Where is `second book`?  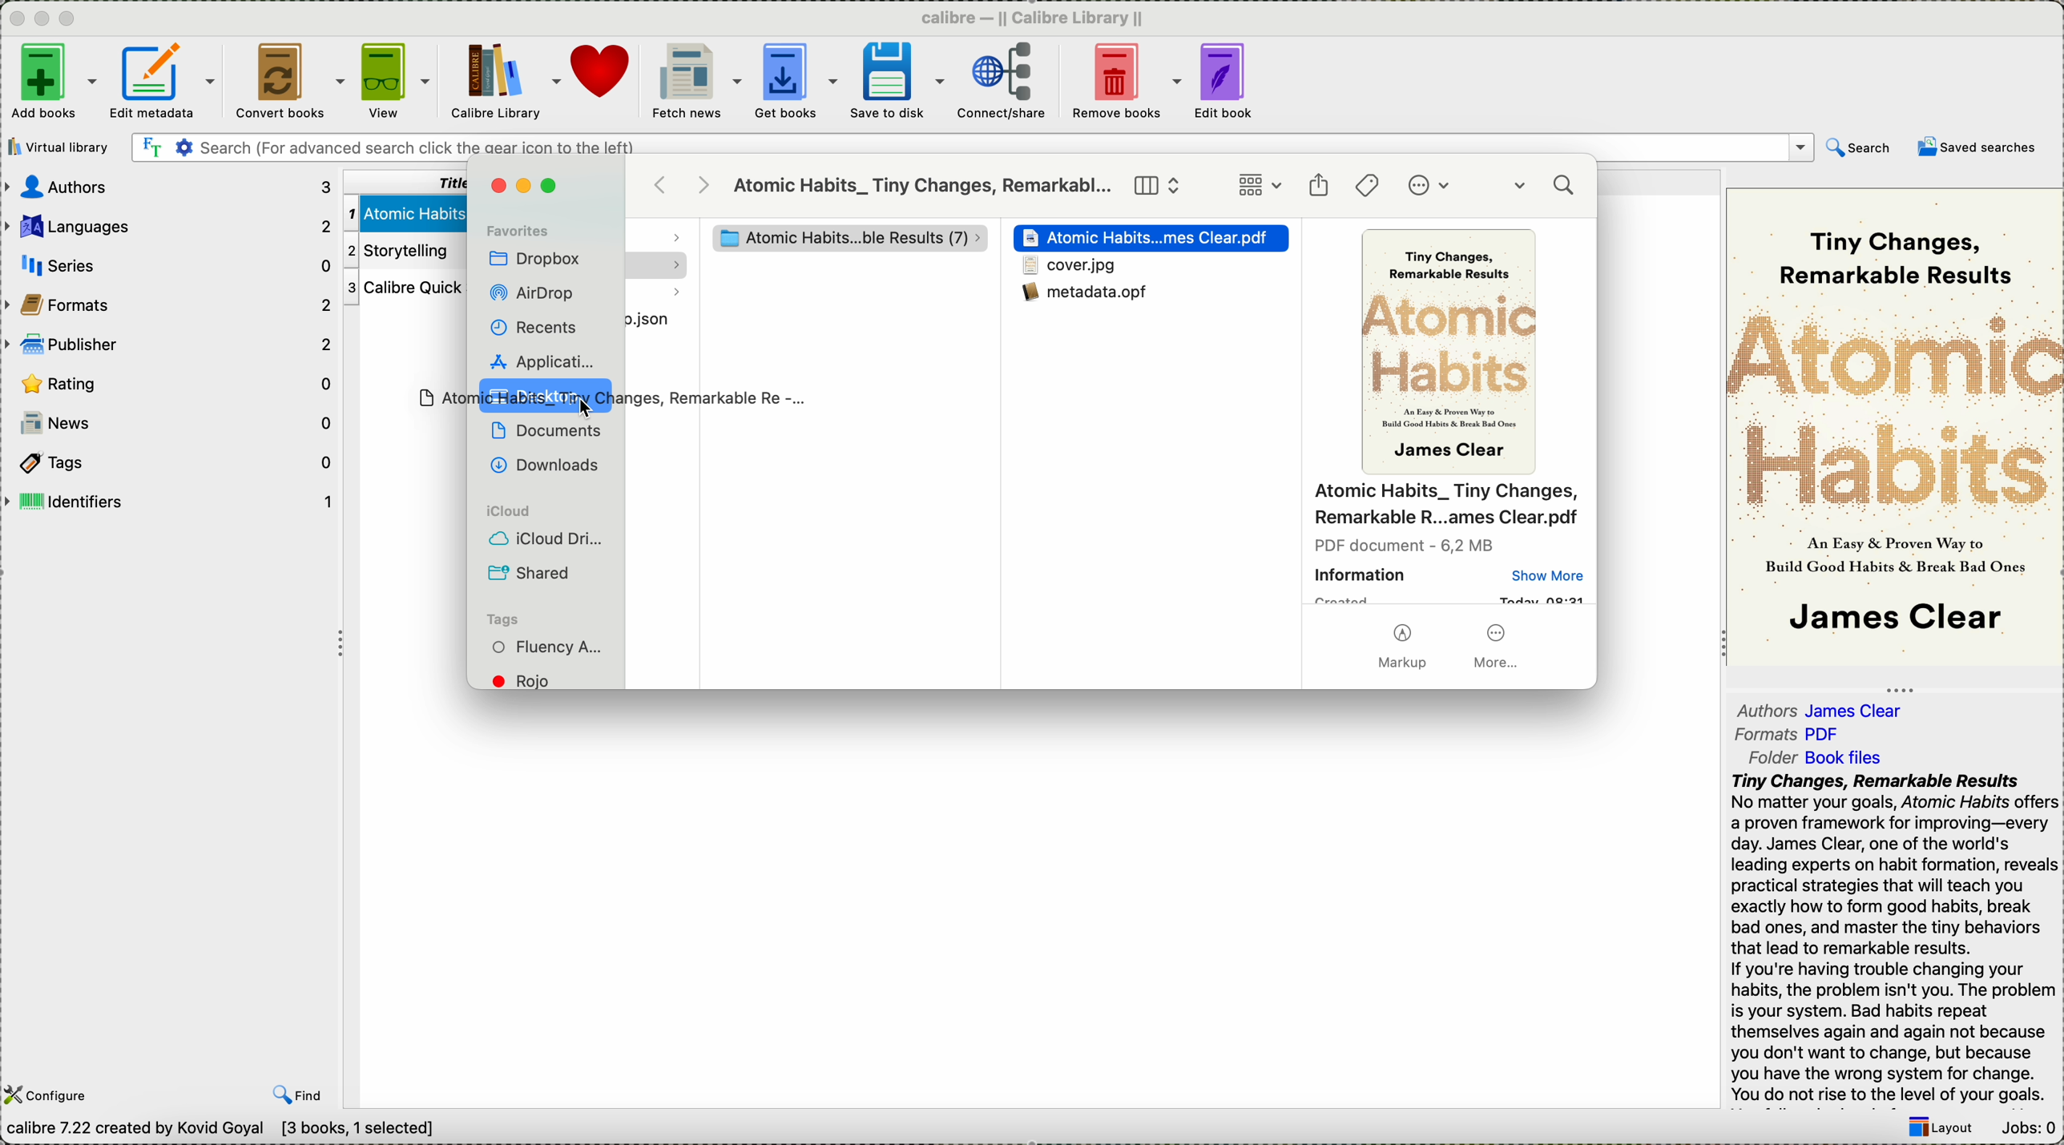
second book is located at coordinates (400, 251).